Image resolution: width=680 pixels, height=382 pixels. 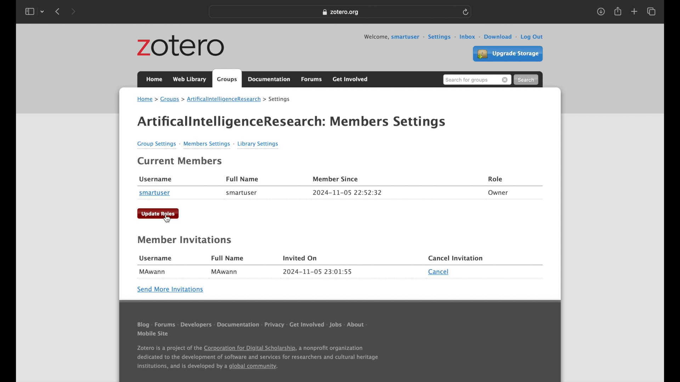 I want to click on home tab, so click(x=154, y=79).